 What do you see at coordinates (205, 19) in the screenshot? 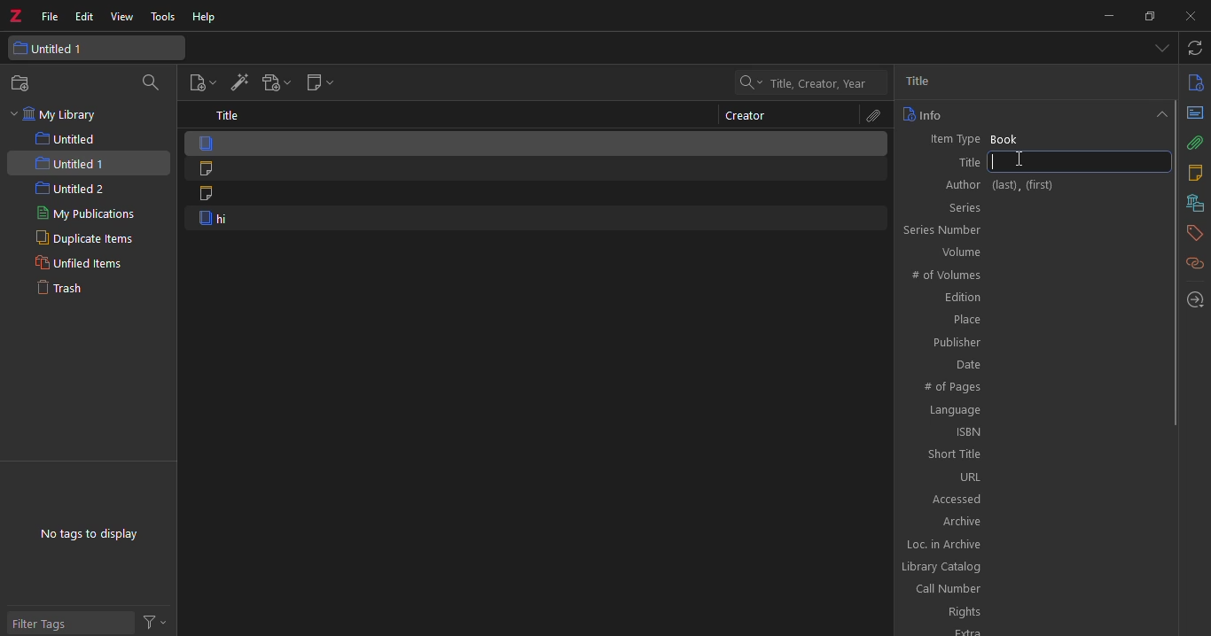
I see `help` at bounding box center [205, 19].